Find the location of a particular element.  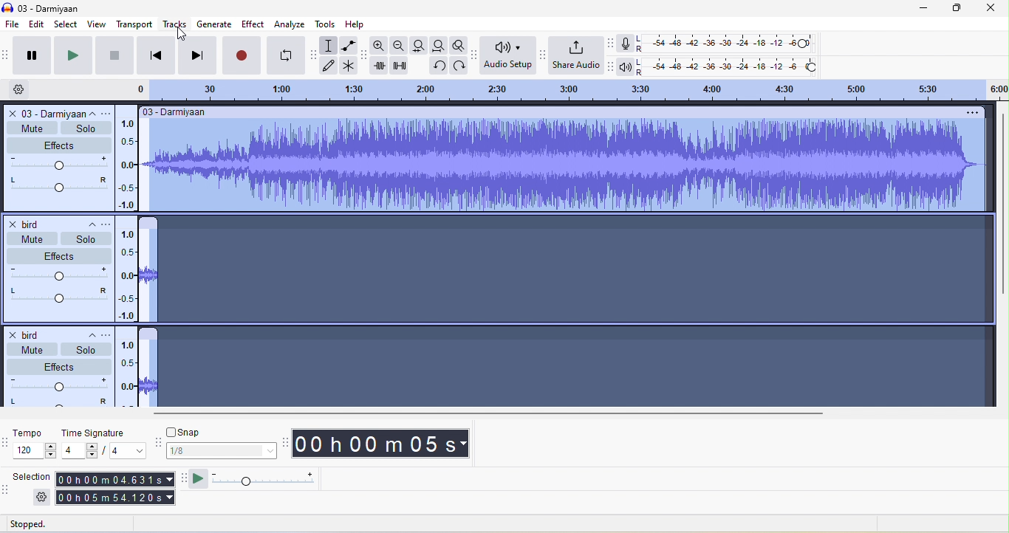

audacity selection toolbar is located at coordinates (7, 493).